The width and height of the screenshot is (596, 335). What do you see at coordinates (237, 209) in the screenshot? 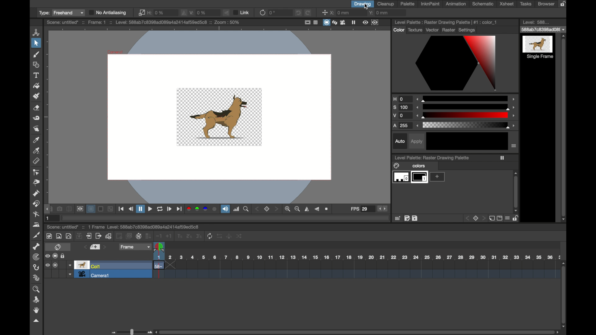
I see `histogram` at bounding box center [237, 209].